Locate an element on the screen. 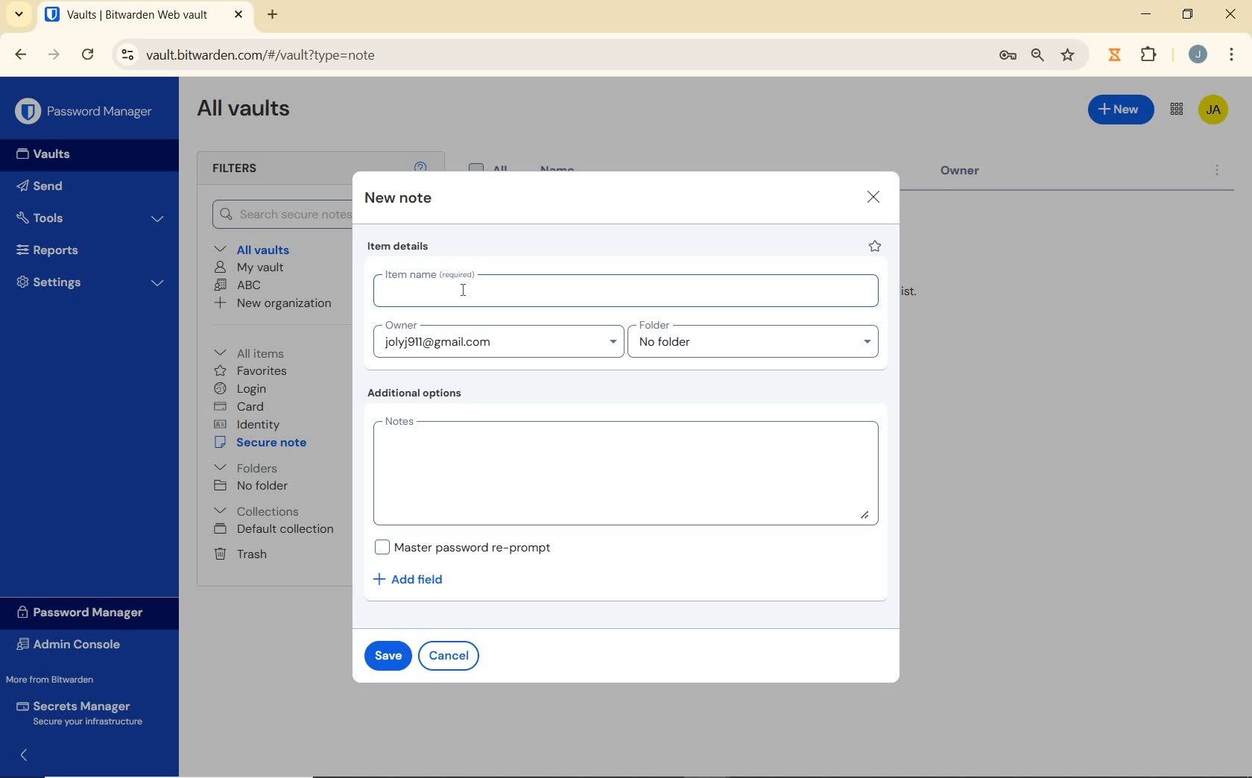 Image resolution: width=1252 pixels, height=778 pixels. minimize is located at coordinates (1146, 13).